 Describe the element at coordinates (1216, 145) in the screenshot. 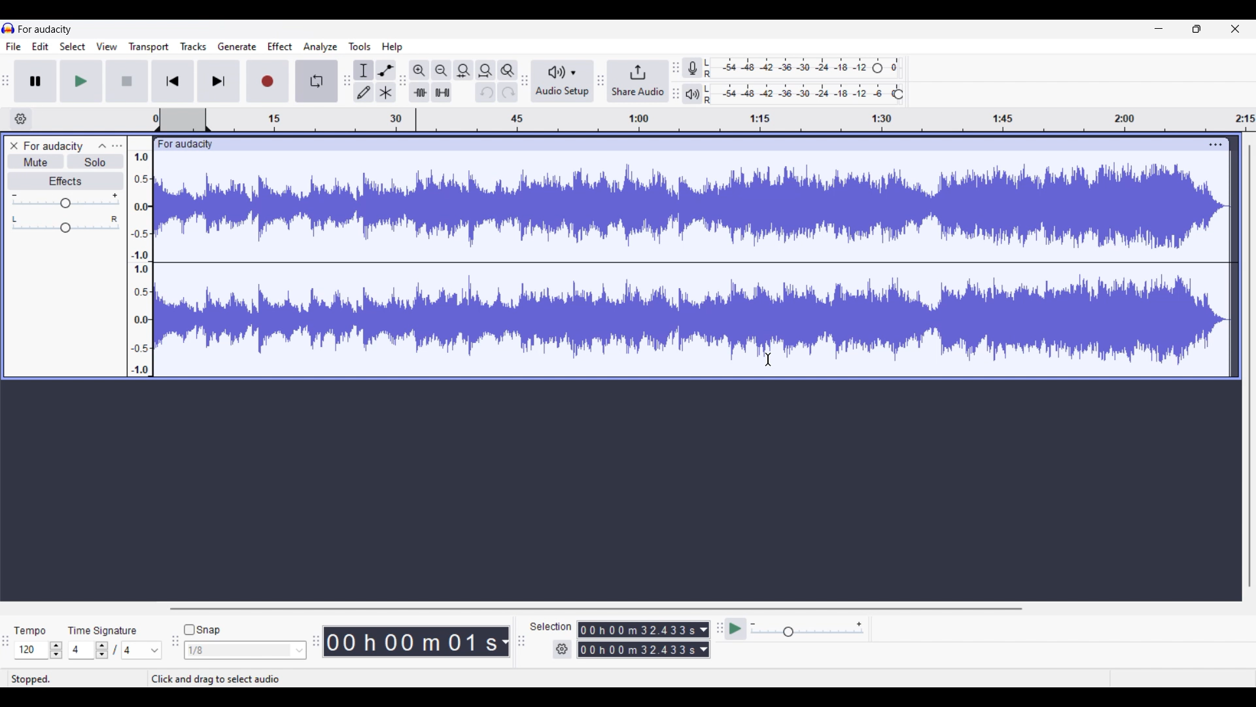

I see `Track settings ` at that location.